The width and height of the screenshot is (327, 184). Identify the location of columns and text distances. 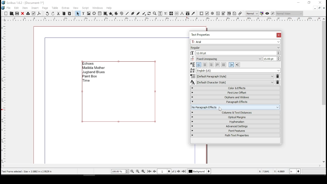
(235, 106).